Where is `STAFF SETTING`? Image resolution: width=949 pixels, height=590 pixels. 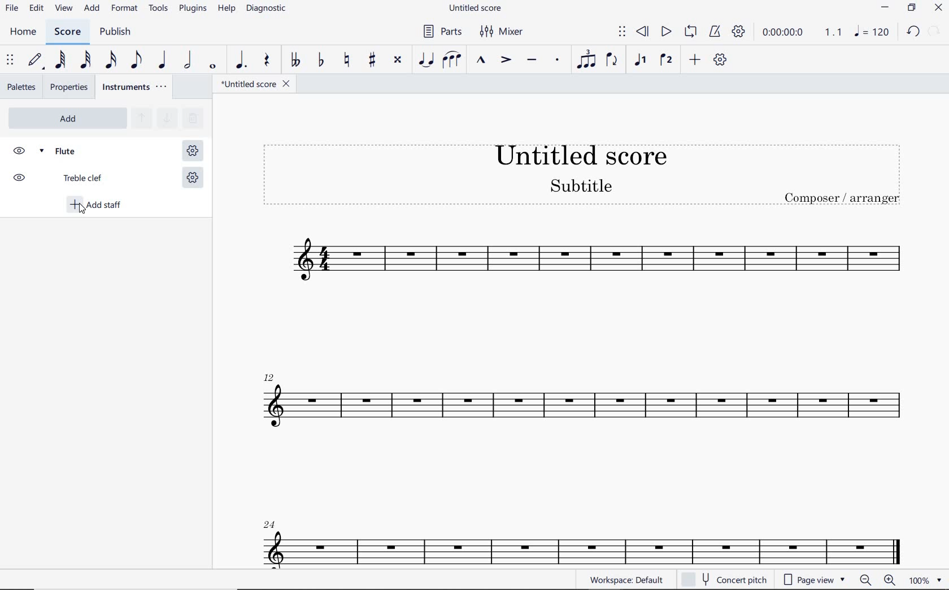 STAFF SETTING is located at coordinates (191, 151).